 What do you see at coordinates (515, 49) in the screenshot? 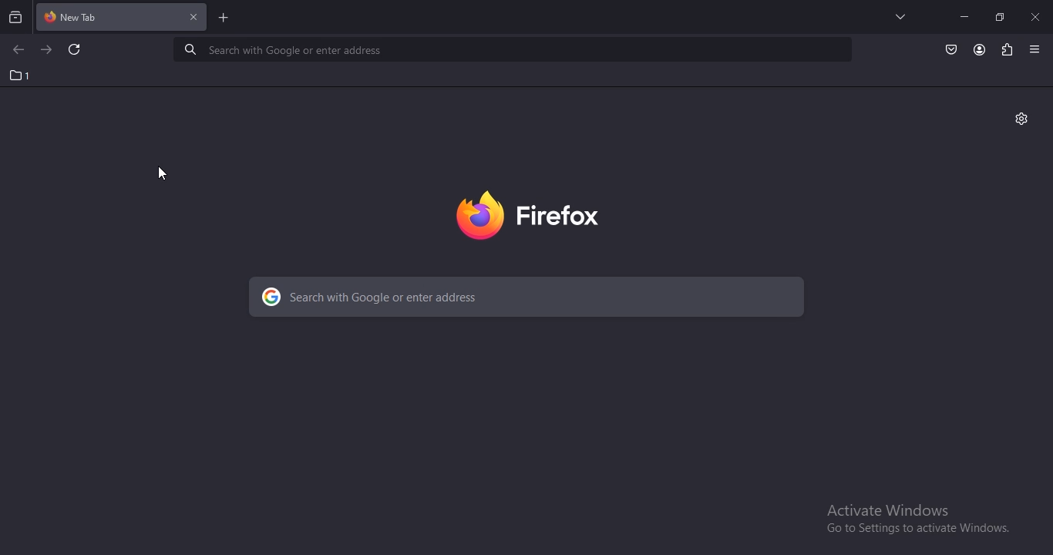
I see `search` at bounding box center [515, 49].